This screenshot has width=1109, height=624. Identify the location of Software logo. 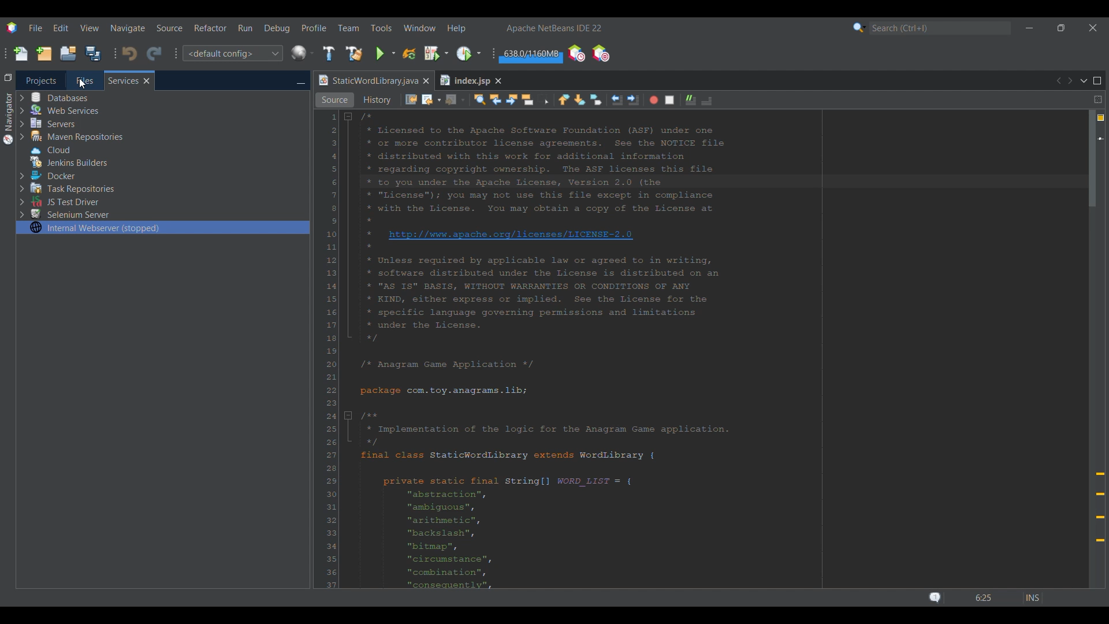
(12, 28).